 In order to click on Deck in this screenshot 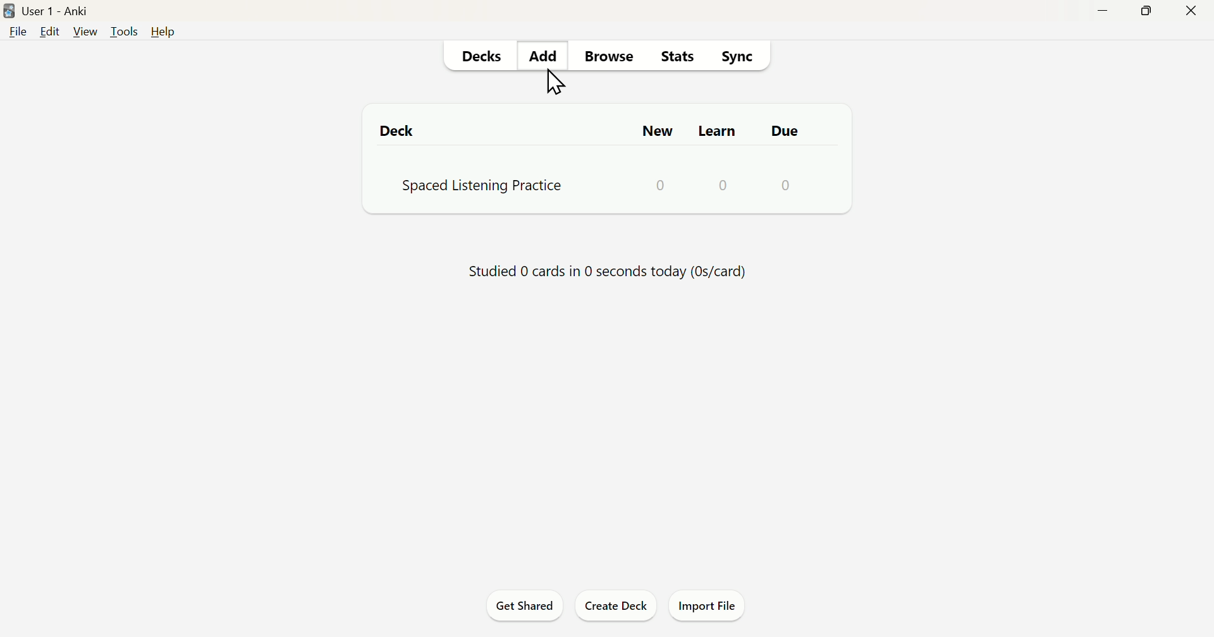, I will do `click(399, 133)`.